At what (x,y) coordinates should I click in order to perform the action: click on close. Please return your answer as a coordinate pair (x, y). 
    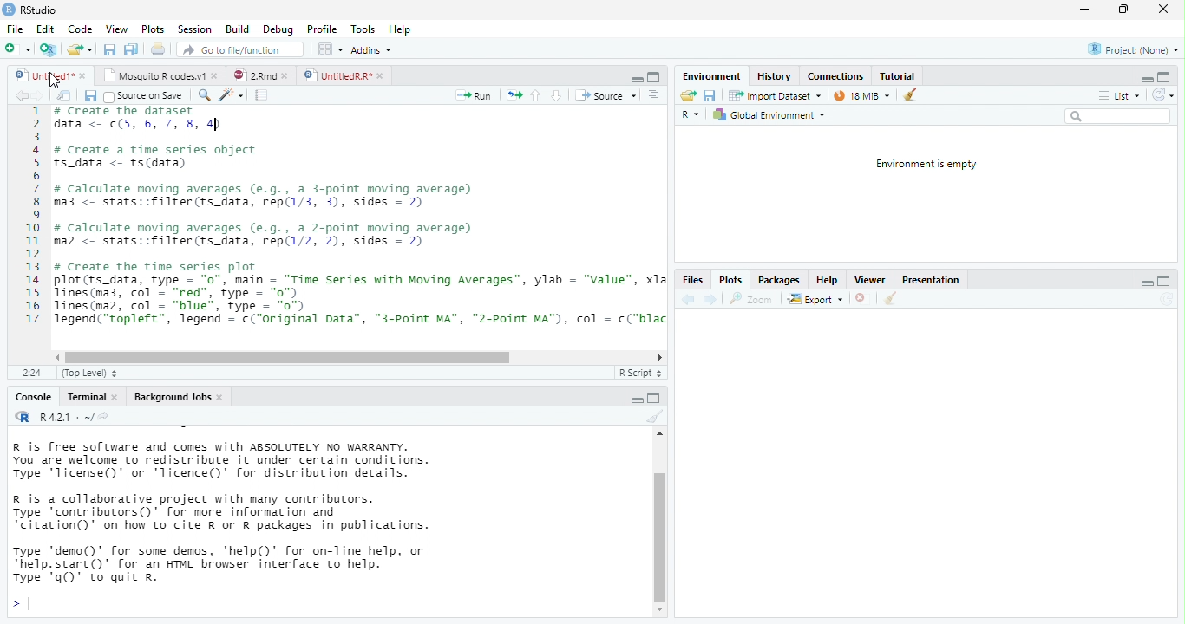
    Looking at the image, I should click on (383, 76).